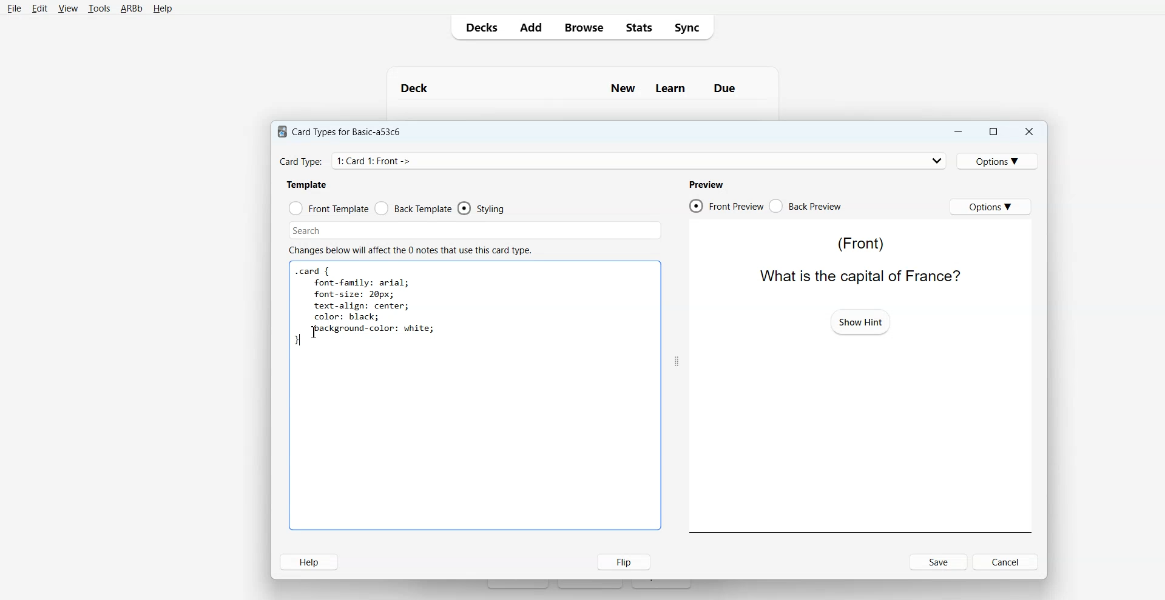 The image size is (1165, 600). I want to click on Card Type: 1: Card 1: Front -> Back, so click(390, 161).